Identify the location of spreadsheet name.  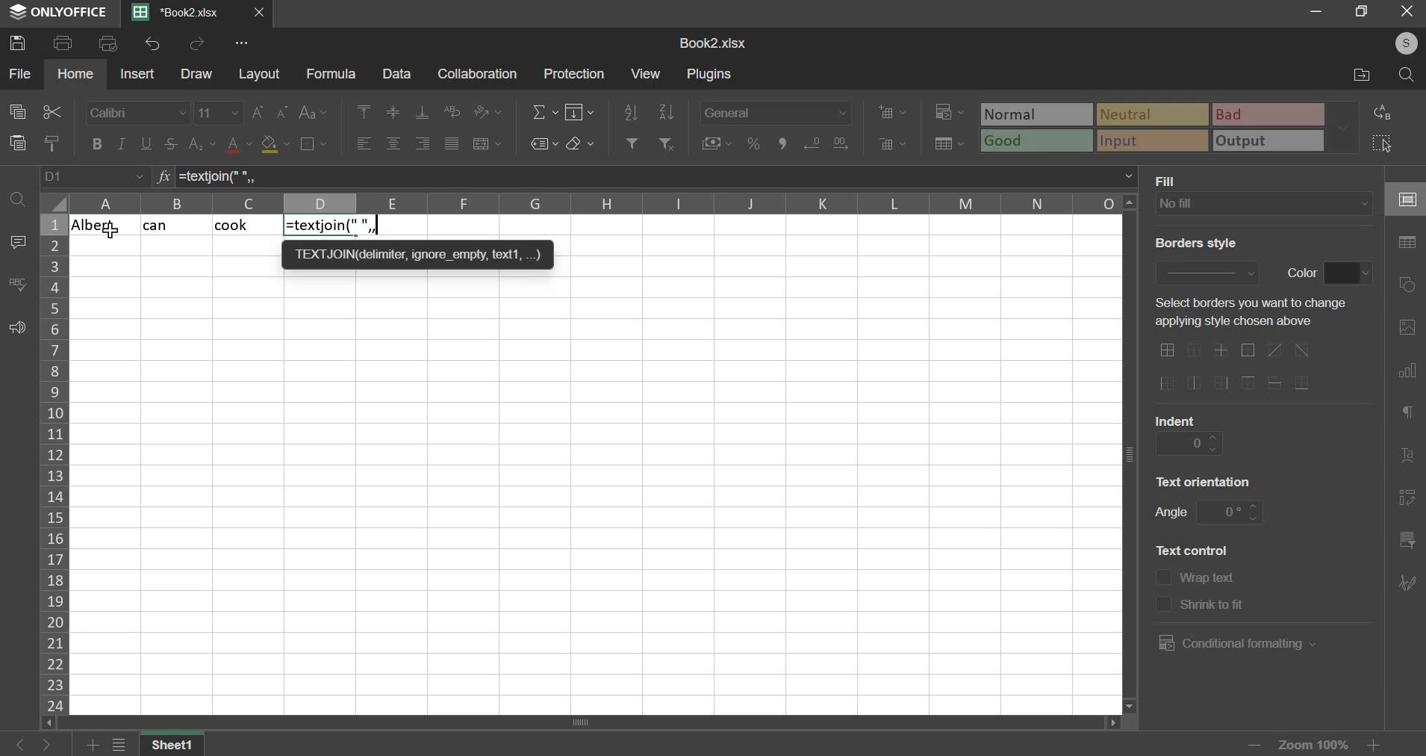
(712, 43).